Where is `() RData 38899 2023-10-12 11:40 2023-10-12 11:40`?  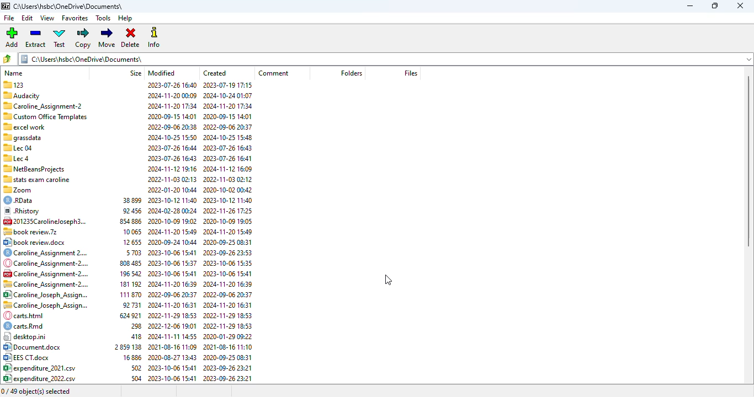
() RData 38899 2023-10-12 11:40 2023-10-12 11:40 is located at coordinates (128, 190).